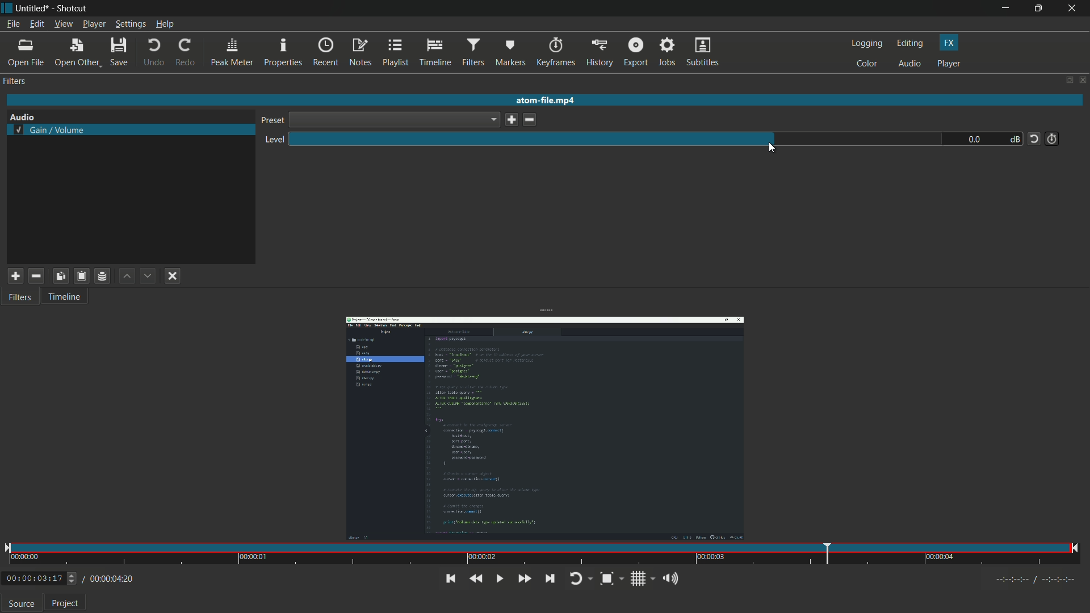 This screenshot has width=1090, height=613. I want to click on show volume control, so click(674, 580).